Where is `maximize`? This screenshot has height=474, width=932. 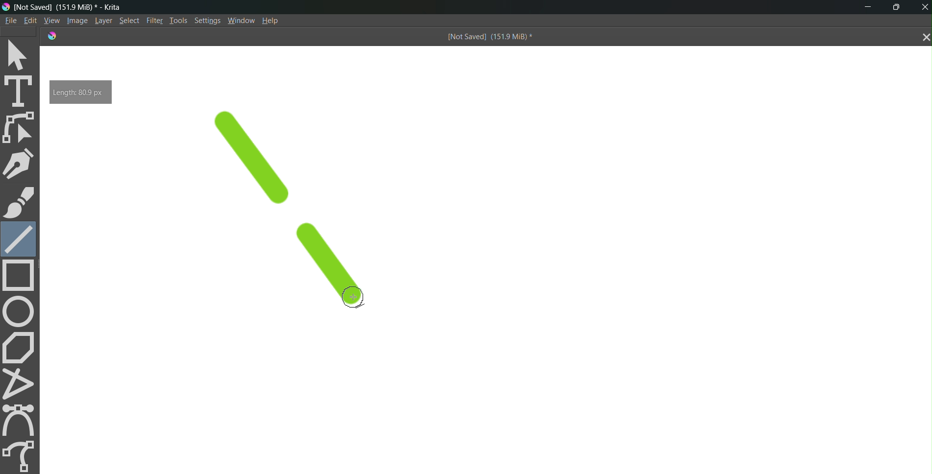
maximize is located at coordinates (899, 6).